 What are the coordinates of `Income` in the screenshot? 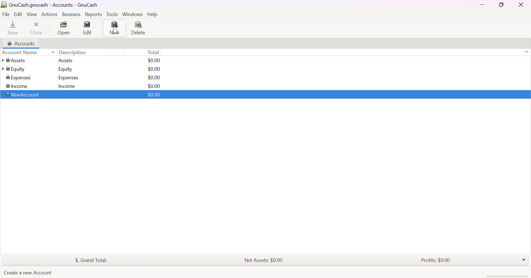 It's located at (19, 86).